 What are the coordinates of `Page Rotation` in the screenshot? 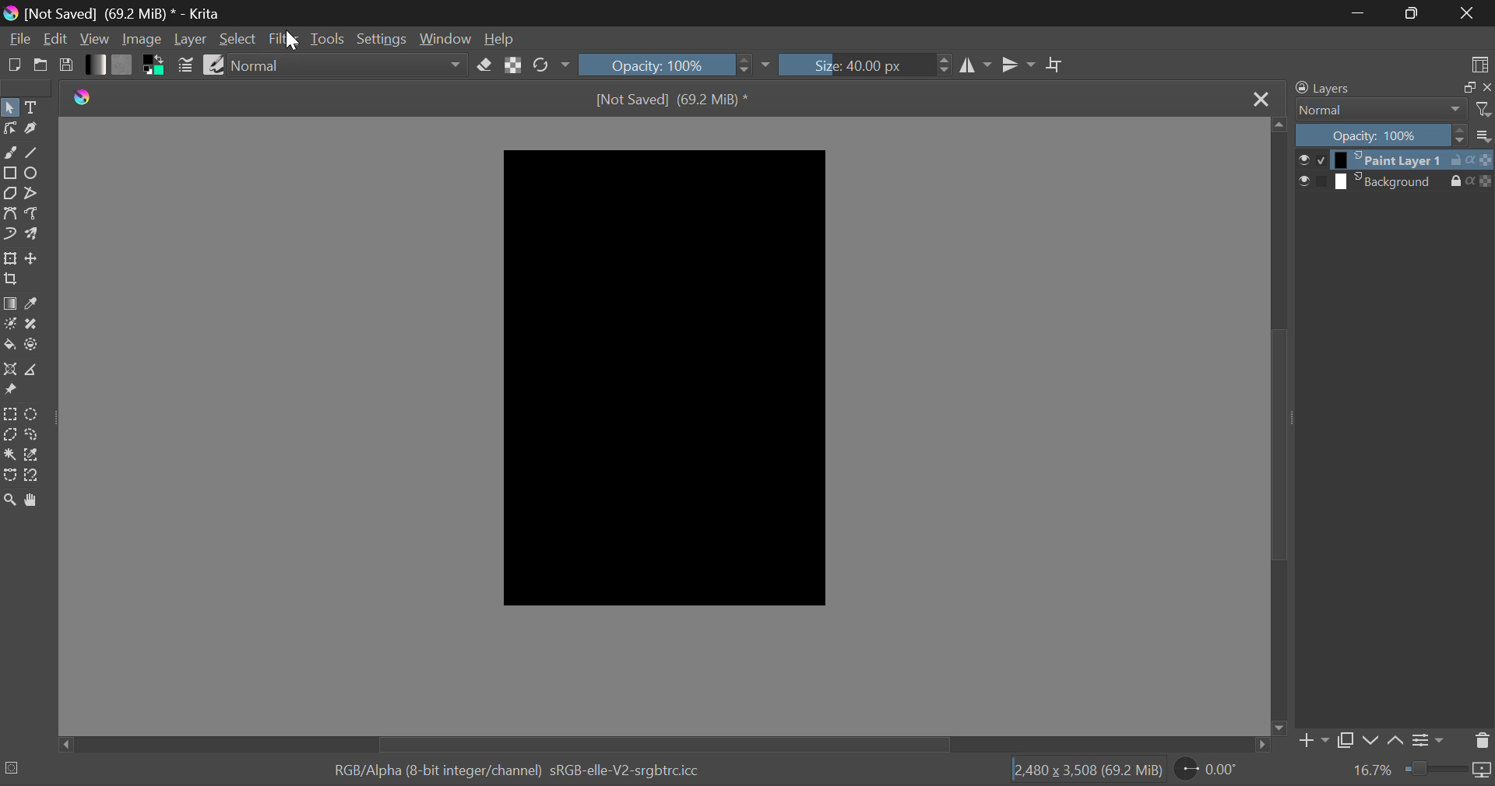 It's located at (1209, 773).